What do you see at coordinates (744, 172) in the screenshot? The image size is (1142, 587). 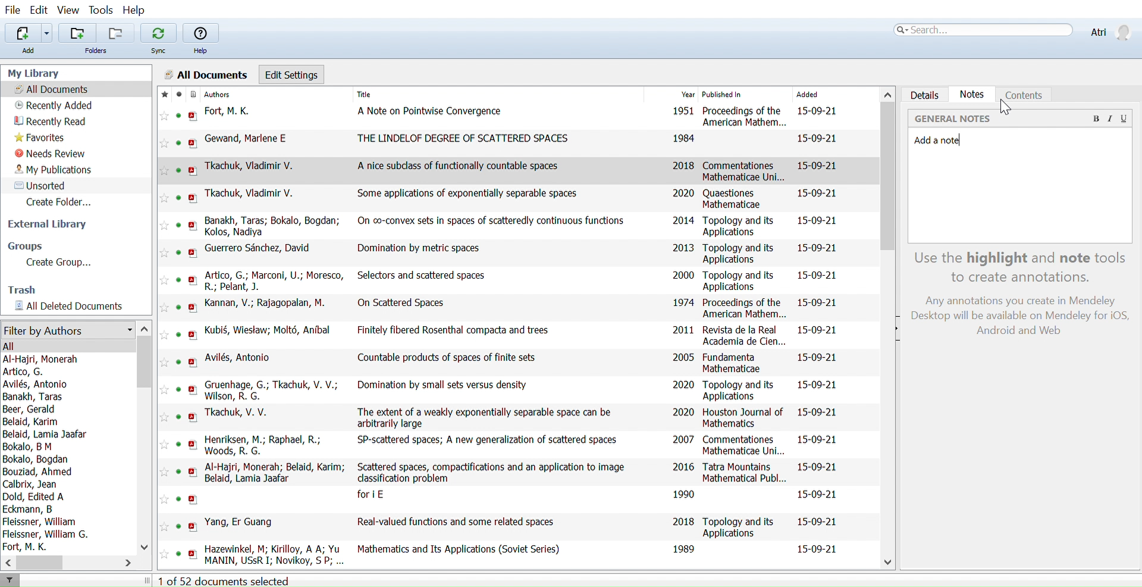 I see `Commentationes Mathematicae Uni...` at bounding box center [744, 172].